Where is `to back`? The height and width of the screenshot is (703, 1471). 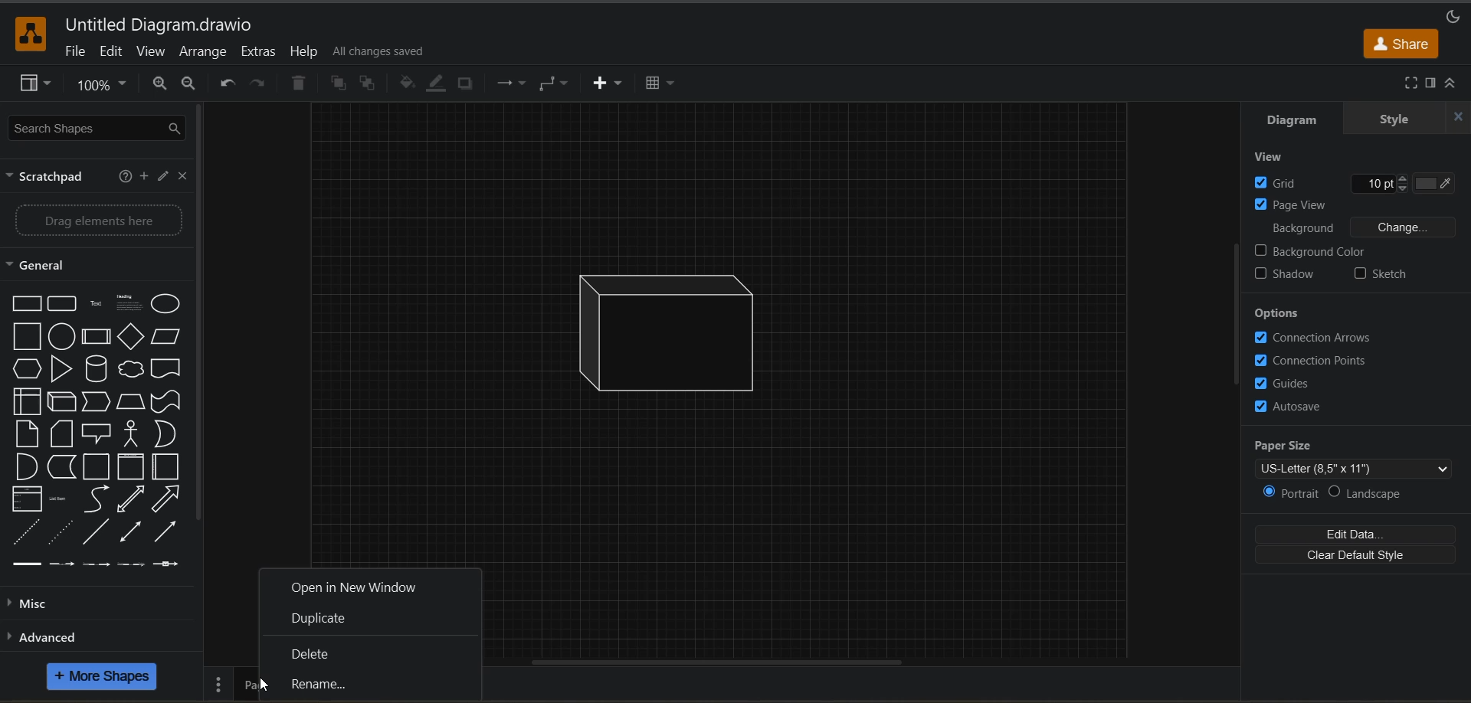 to back is located at coordinates (370, 84).